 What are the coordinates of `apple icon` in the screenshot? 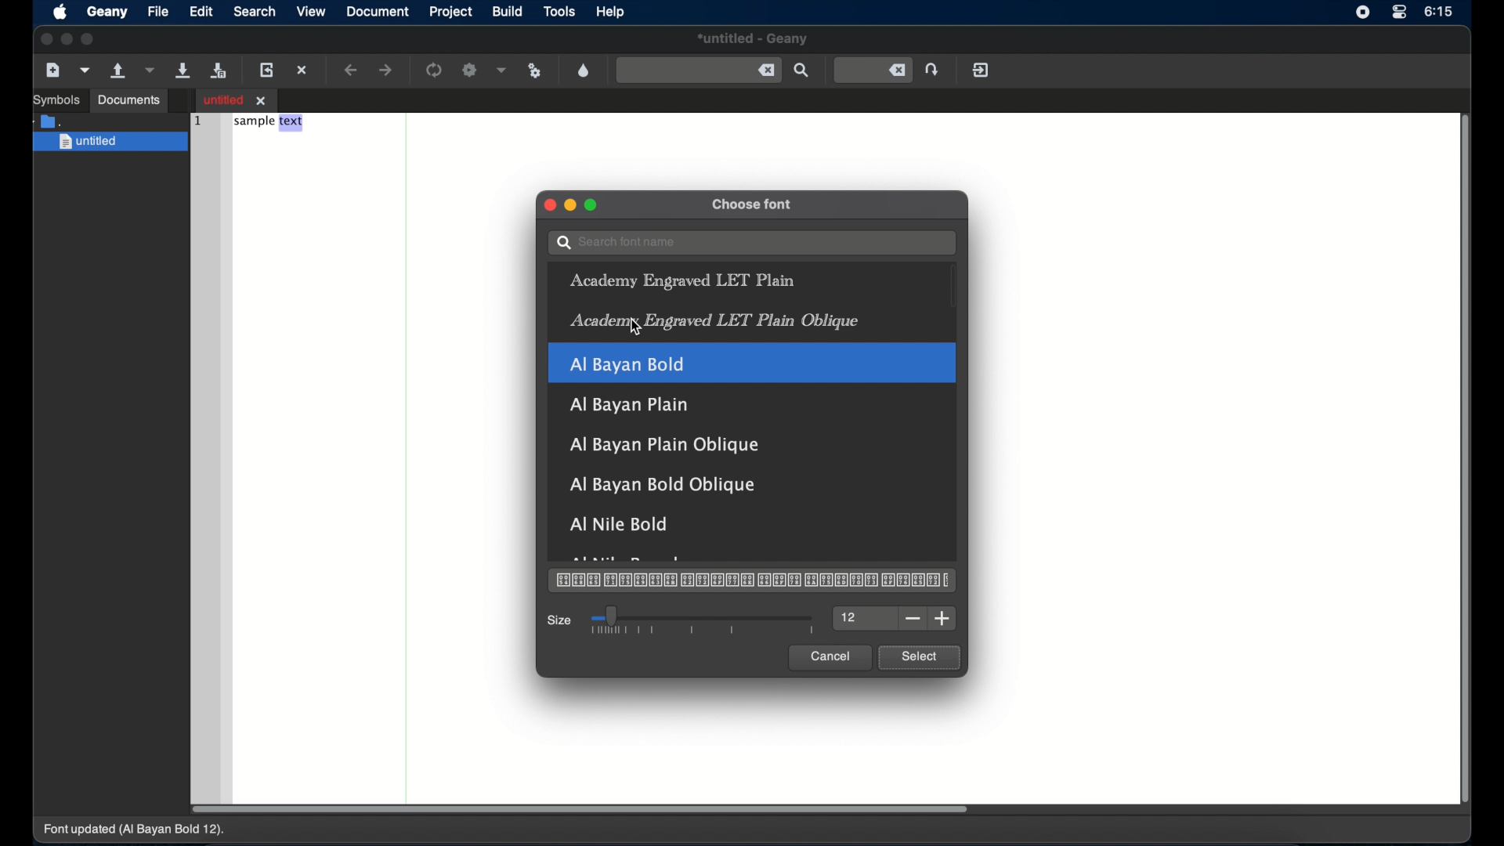 It's located at (60, 13).